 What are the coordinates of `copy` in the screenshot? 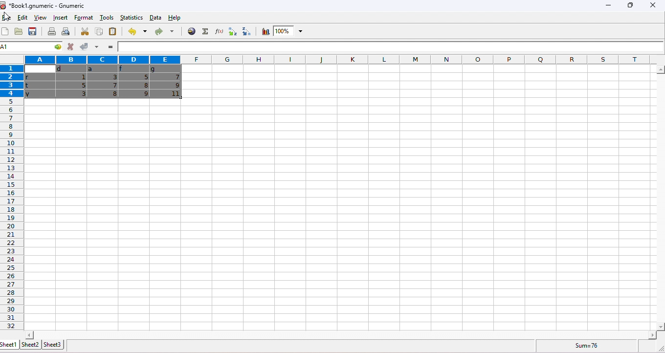 It's located at (98, 31).